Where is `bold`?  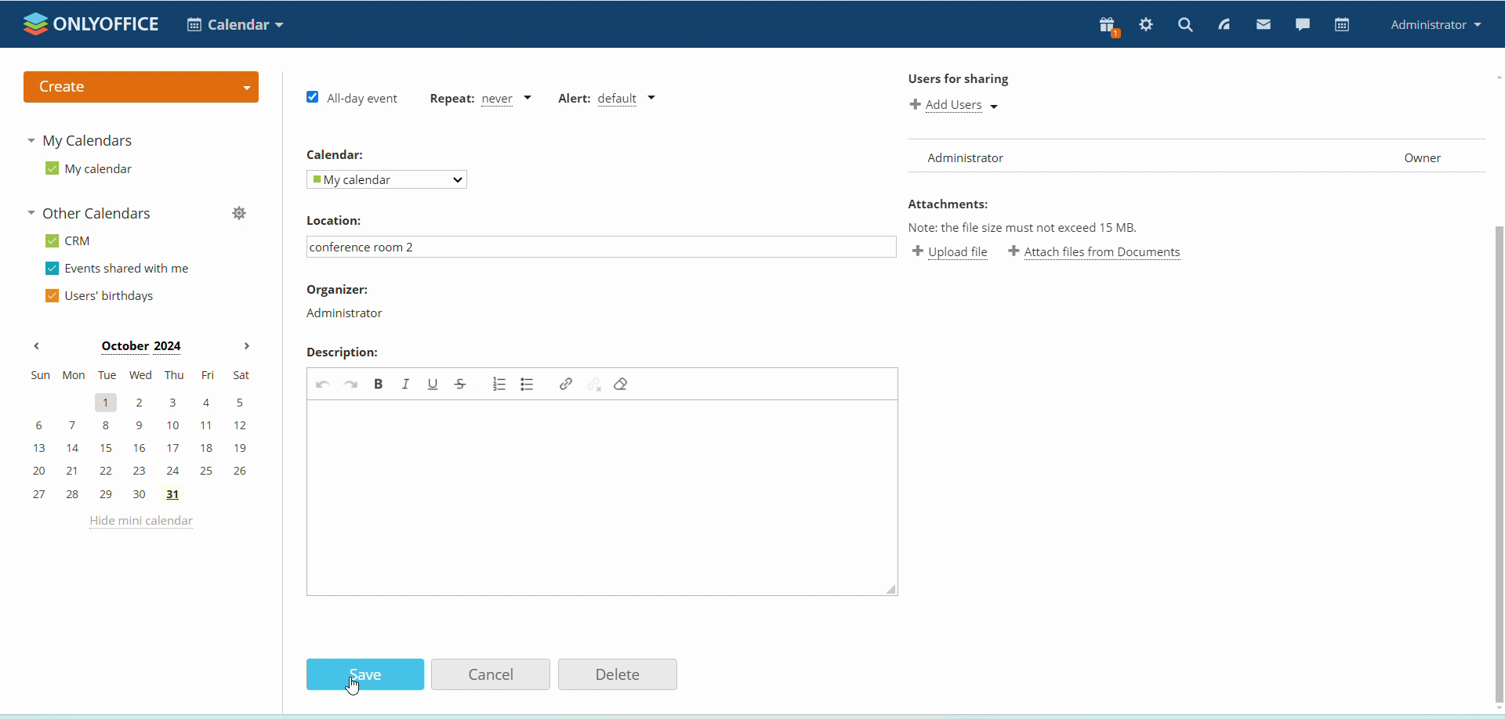 bold is located at coordinates (379, 385).